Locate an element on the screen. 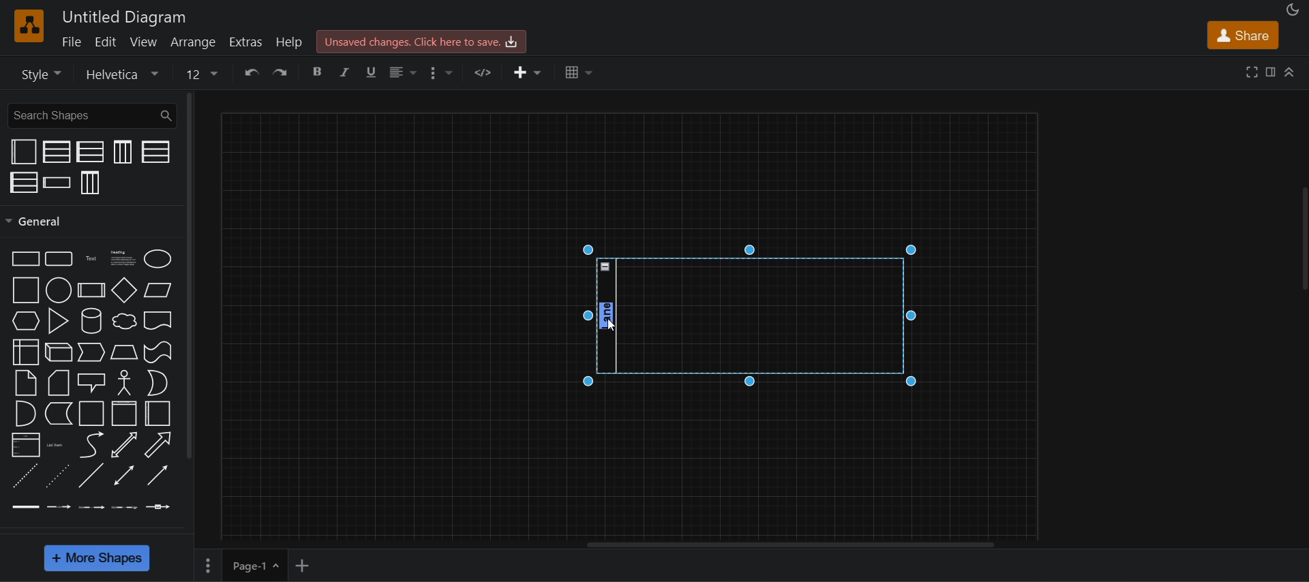  arrange is located at coordinates (192, 42).